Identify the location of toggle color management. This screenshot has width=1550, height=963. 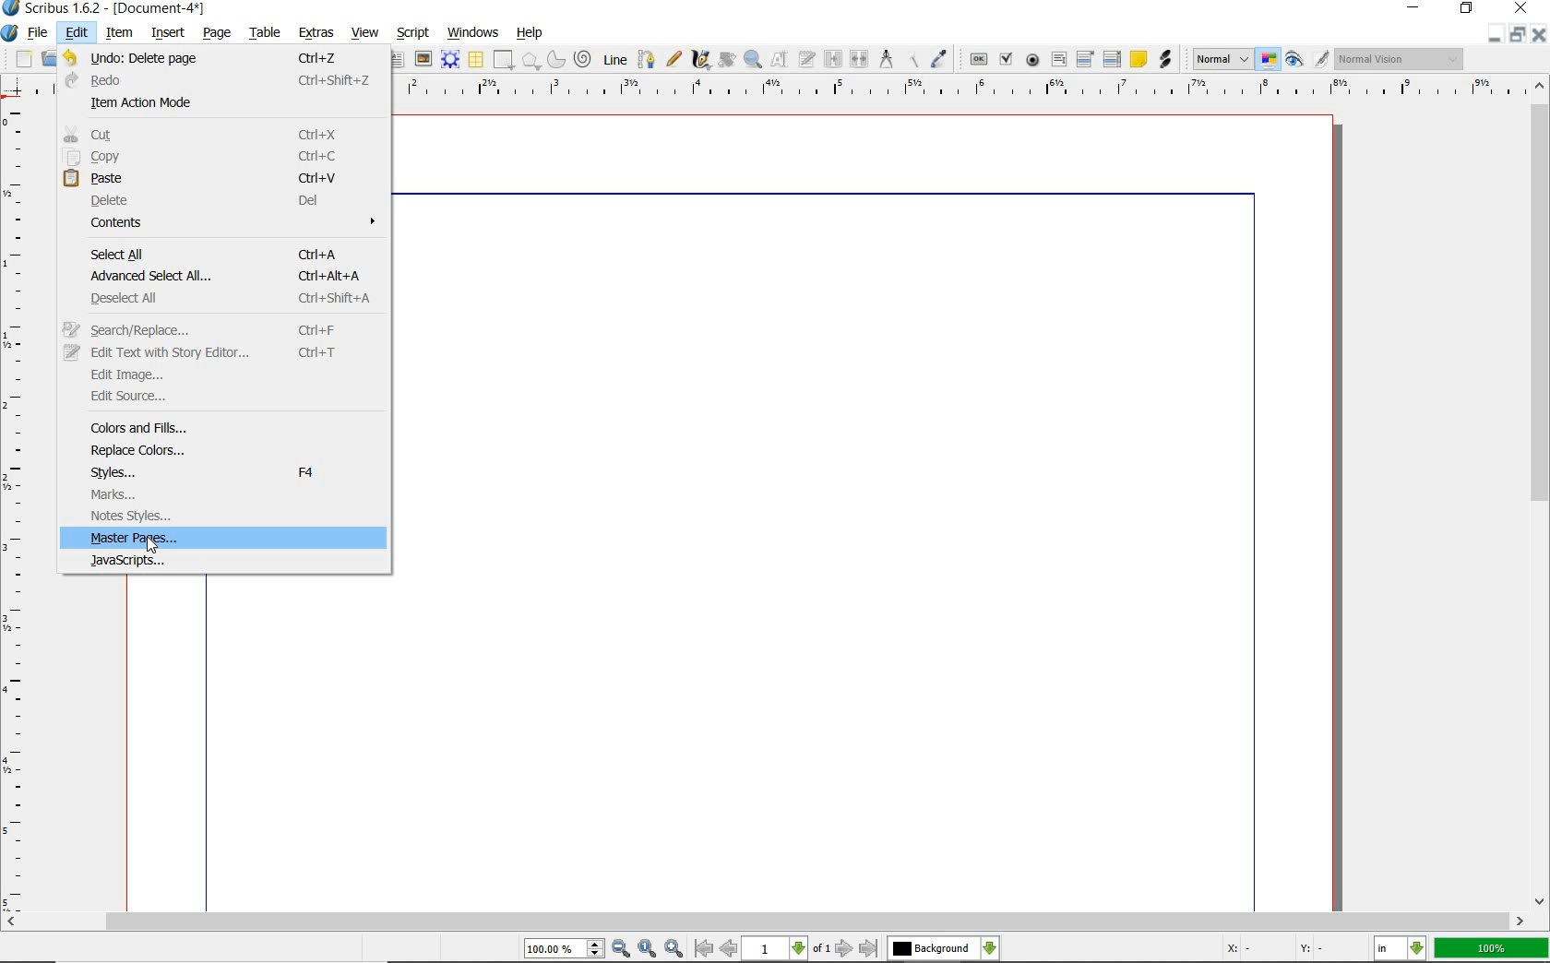
(1270, 61).